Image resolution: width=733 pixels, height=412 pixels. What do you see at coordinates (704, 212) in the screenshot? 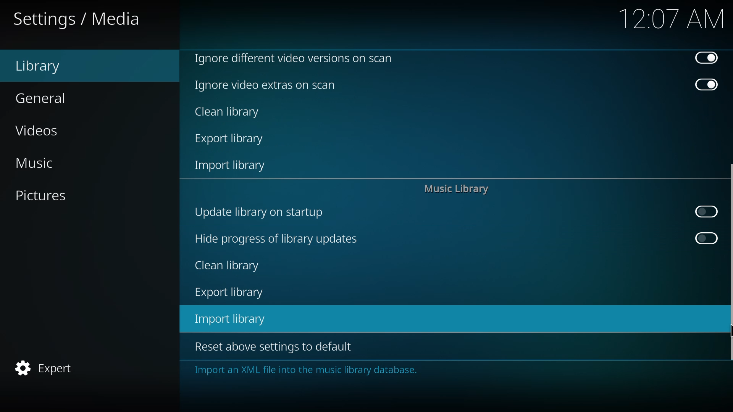
I see `click to enable` at bounding box center [704, 212].